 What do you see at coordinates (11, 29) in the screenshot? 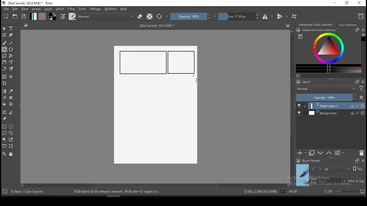
I see `text tool` at bounding box center [11, 29].